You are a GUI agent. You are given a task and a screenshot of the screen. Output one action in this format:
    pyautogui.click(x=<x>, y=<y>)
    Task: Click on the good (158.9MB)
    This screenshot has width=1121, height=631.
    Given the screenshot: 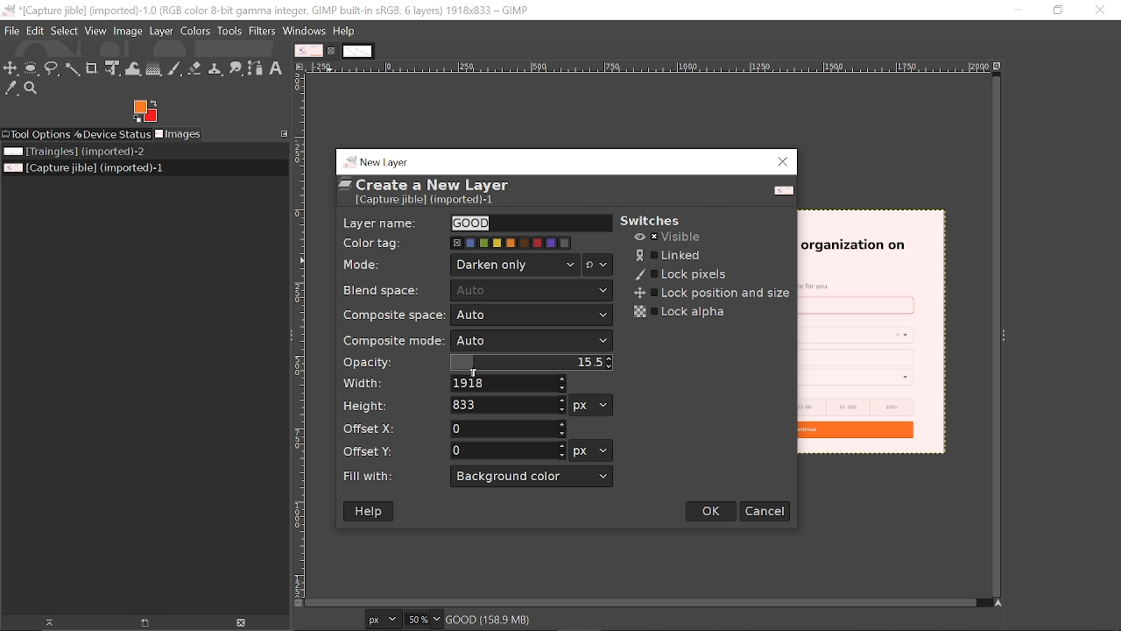 What is the action you would take?
    pyautogui.click(x=512, y=618)
    